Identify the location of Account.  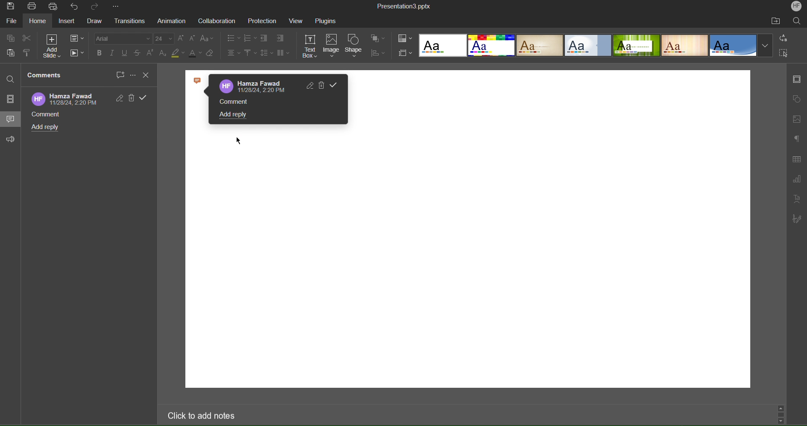
(795, 7).